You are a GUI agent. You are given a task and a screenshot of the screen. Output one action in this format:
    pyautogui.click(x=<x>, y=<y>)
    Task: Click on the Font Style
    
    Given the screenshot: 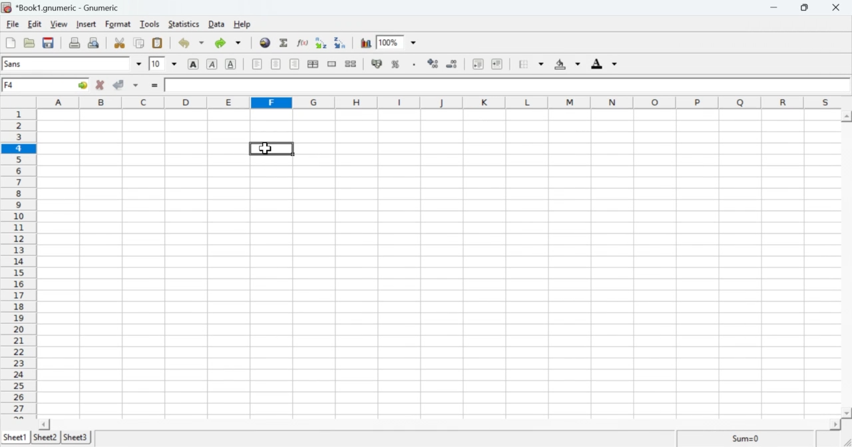 What is the action you would take?
    pyautogui.click(x=67, y=64)
    